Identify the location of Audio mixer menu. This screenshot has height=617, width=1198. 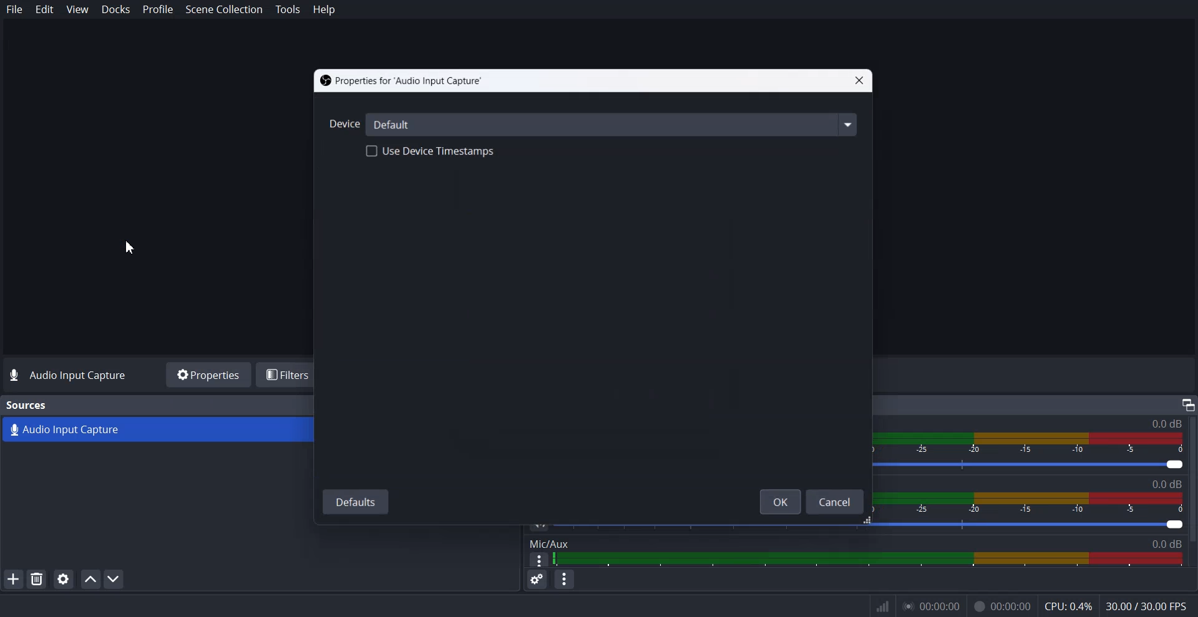
(564, 579).